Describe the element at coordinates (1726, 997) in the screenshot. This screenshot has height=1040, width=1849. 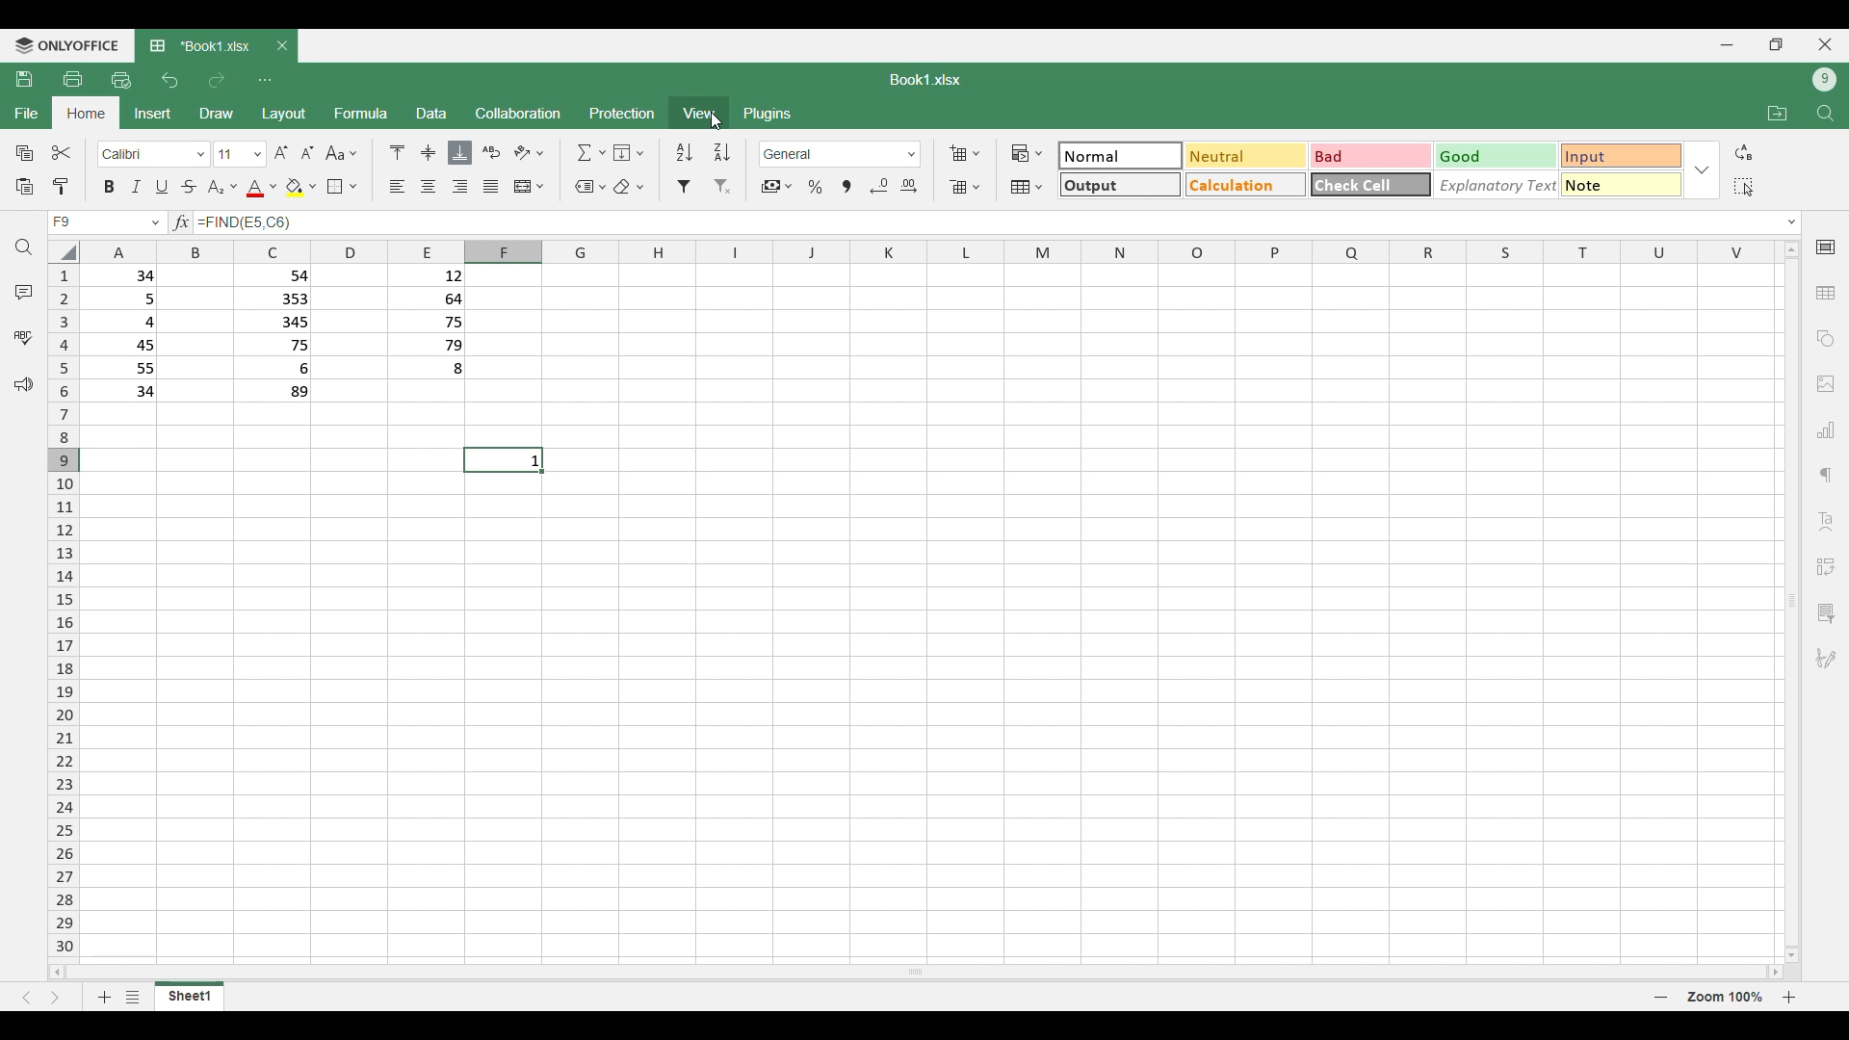
I see `Current zoom factor` at that location.